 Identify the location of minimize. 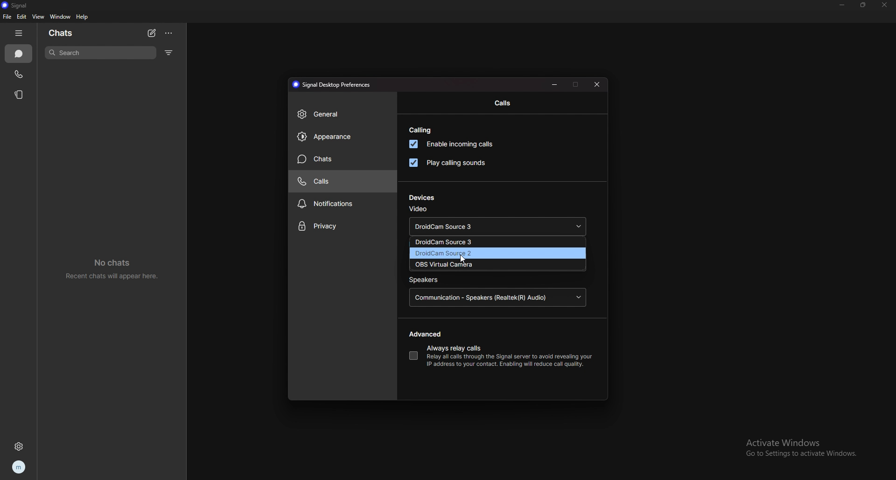
(555, 84).